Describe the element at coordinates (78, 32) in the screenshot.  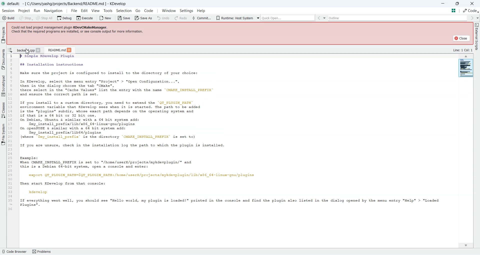
I see `Check that the required programs are installed, or see console output for more information.` at that location.